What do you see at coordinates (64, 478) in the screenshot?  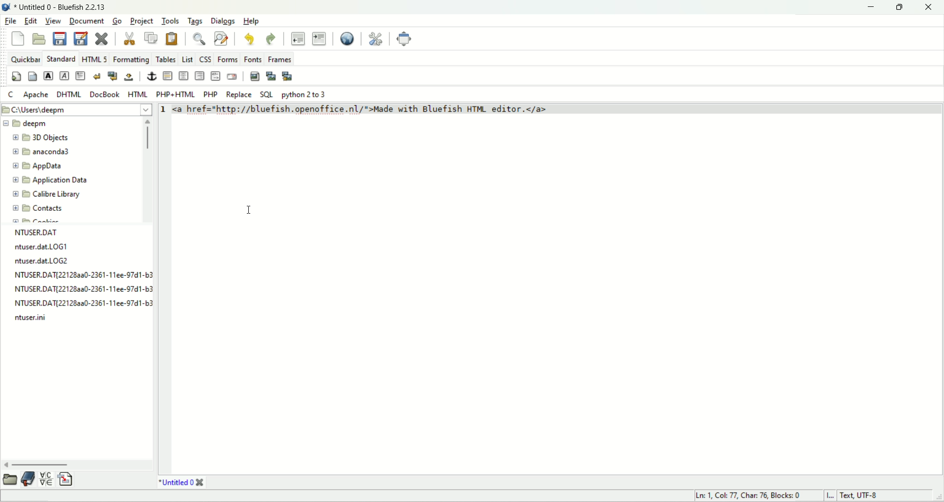 I see `insert file` at bounding box center [64, 478].